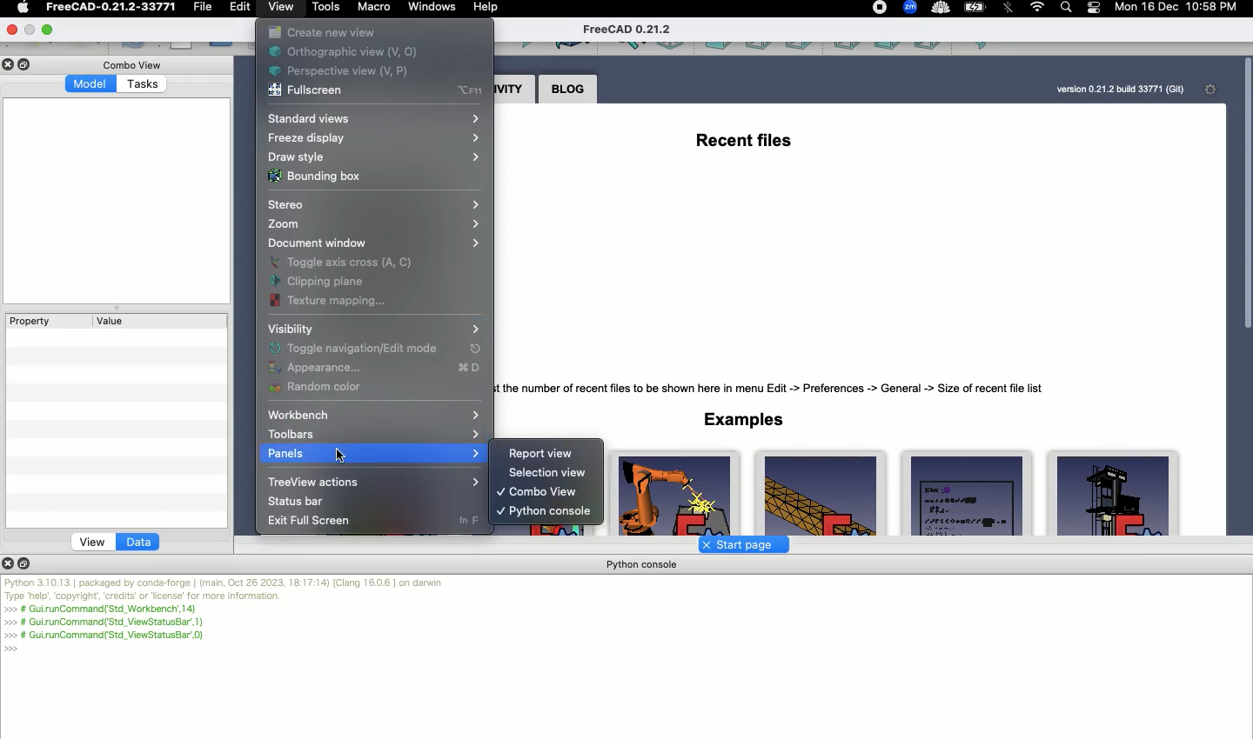 Image resolution: width=1253 pixels, height=739 pixels. What do you see at coordinates (372, 120) in the screenshot?
I see `Standard views` at bounding box center [372, 120].